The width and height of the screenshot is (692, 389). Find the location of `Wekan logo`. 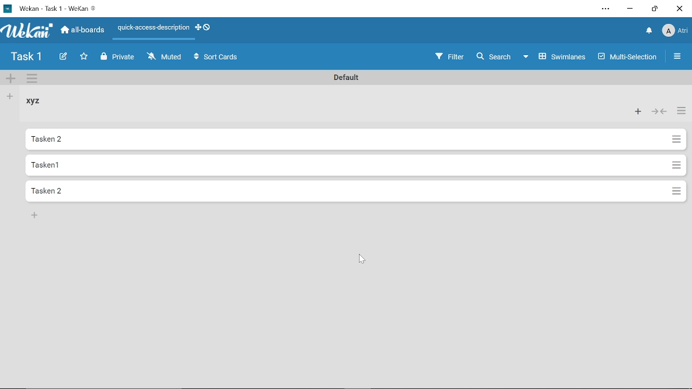

Wekan logo is located at coordinates (28, 31).